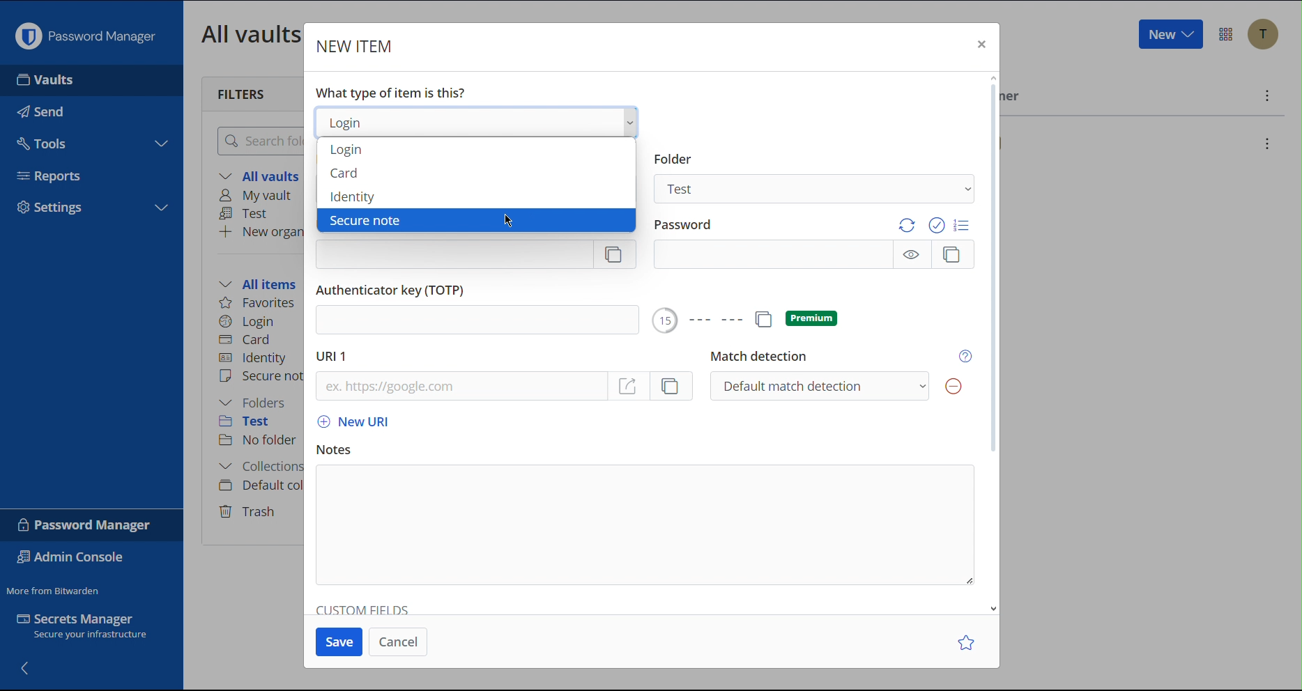 This screenshot has width=1302, height=691. Describe the element at coordinates (762, 319) in the screenshot. I see `copy` at that location.